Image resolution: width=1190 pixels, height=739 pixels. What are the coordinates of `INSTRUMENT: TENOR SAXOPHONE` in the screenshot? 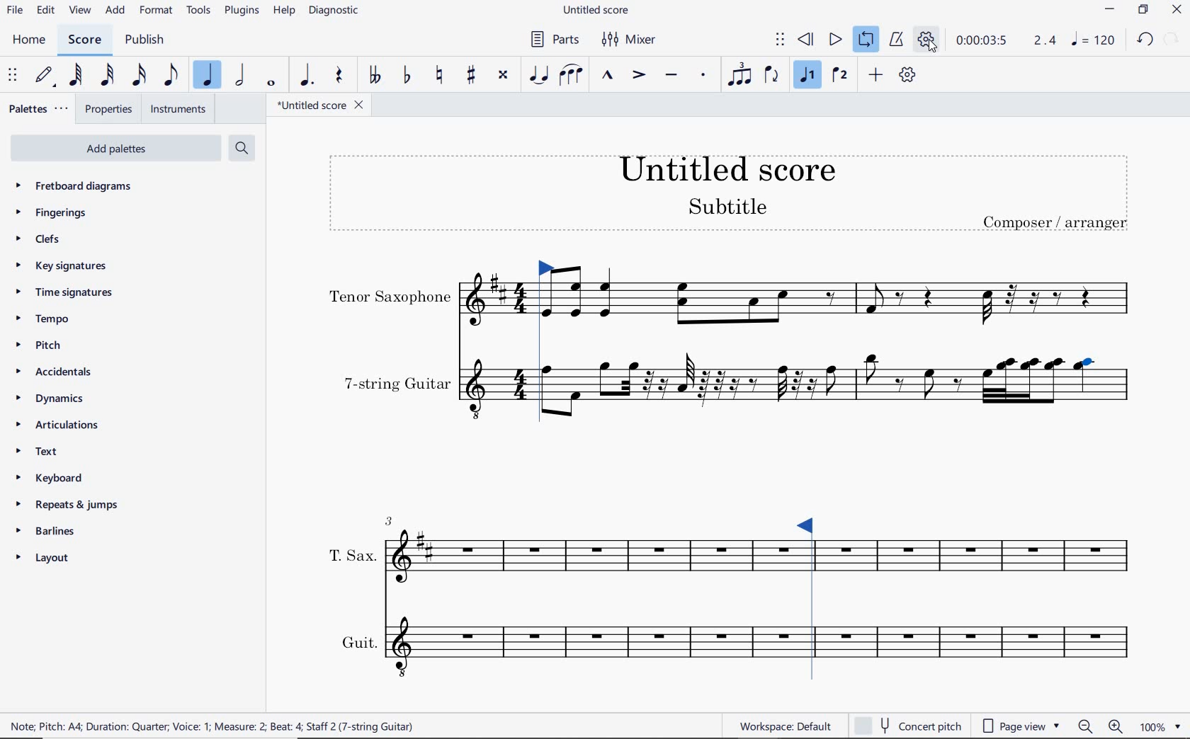 It's located at (858, 297).